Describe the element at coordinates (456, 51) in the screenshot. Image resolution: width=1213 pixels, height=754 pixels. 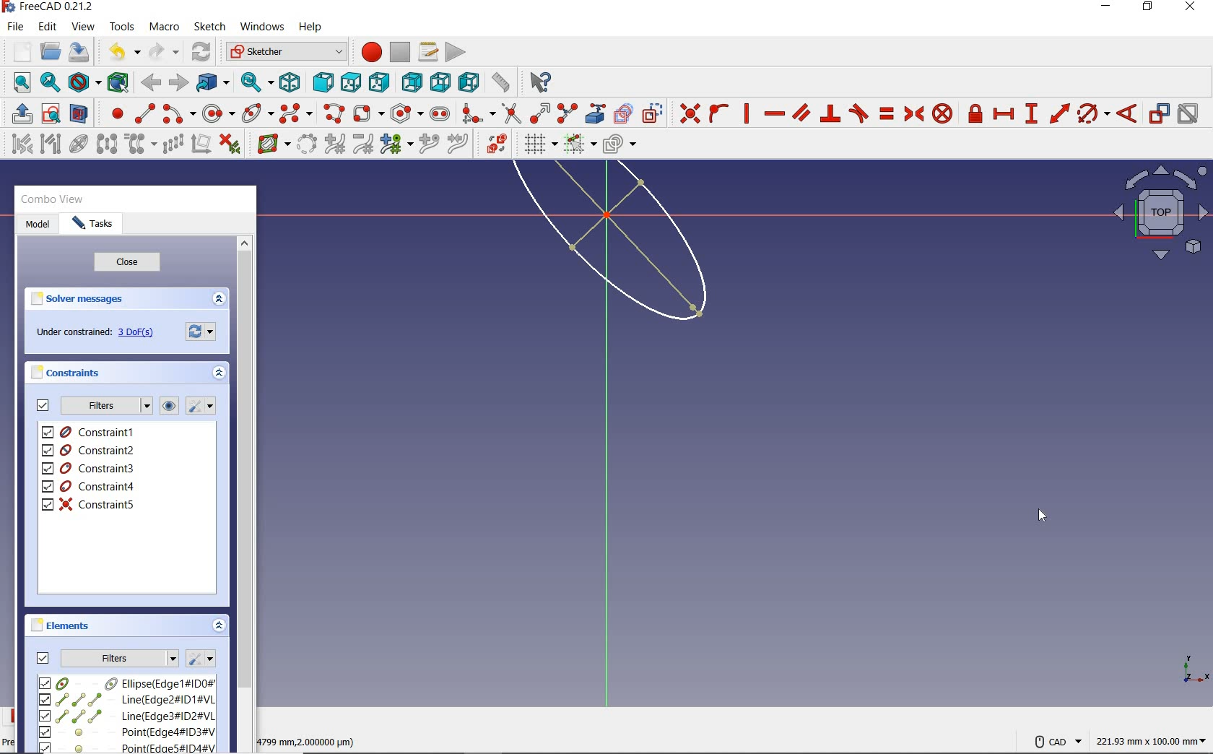
I see `execute macro` at that location.